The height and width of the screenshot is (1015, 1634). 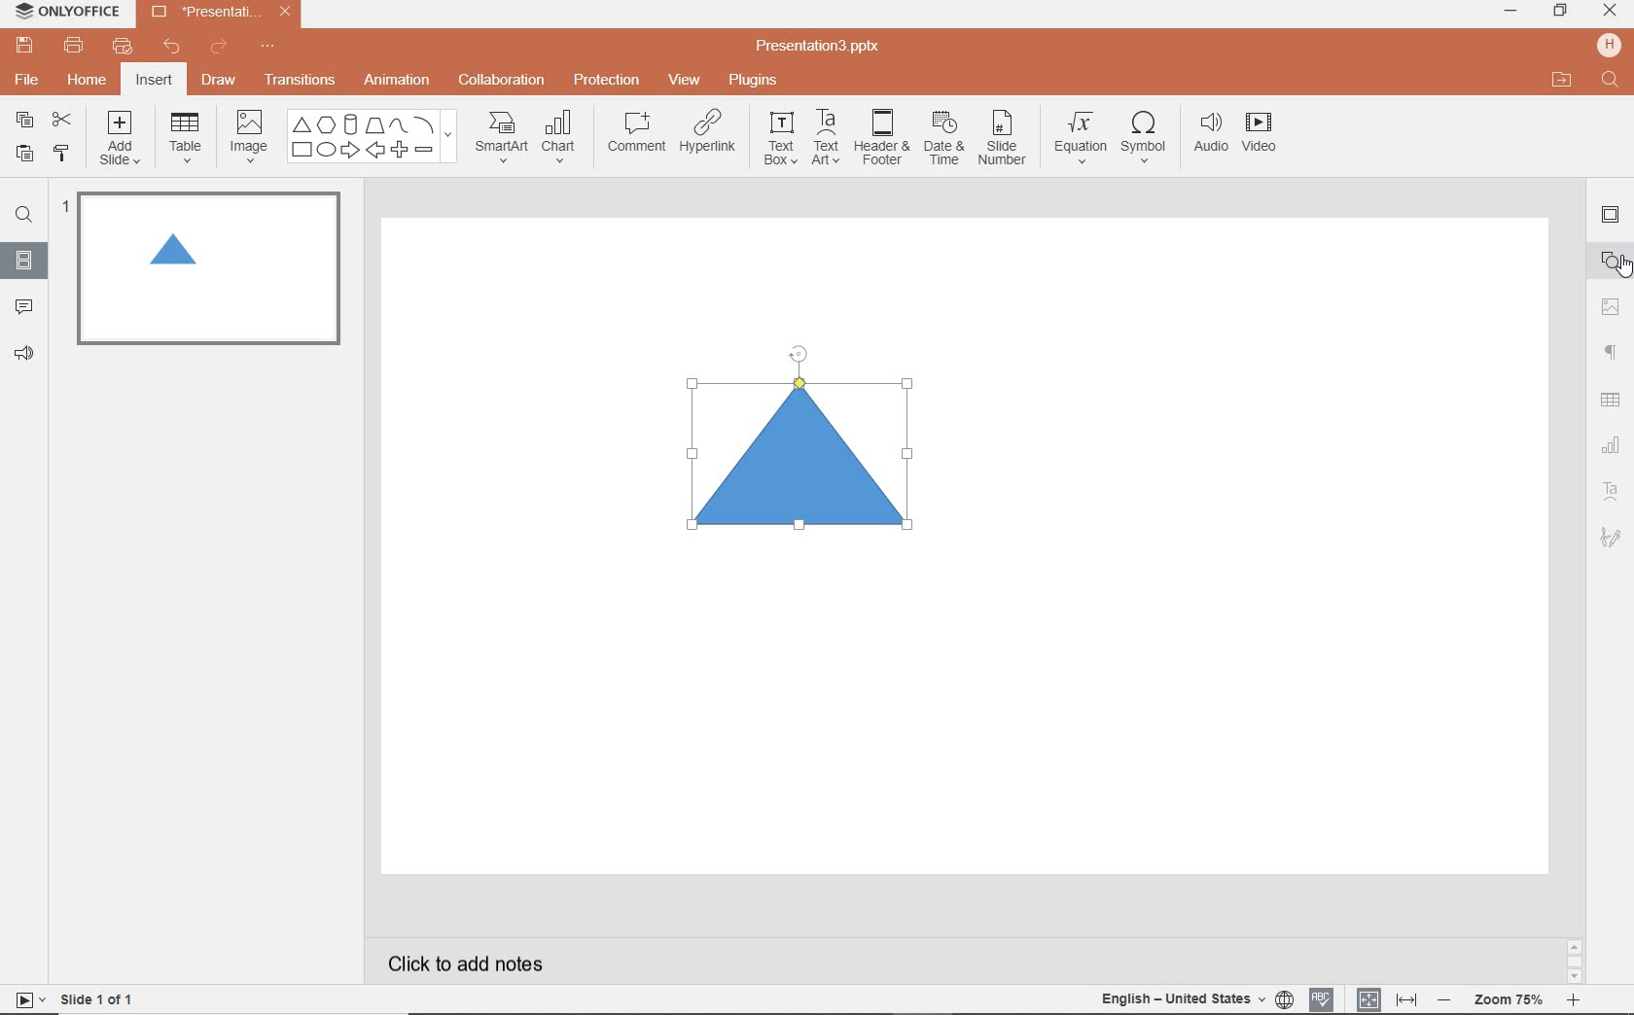 I want to click on OPEN FILE LOCATION, so click(x=1562, y=80).